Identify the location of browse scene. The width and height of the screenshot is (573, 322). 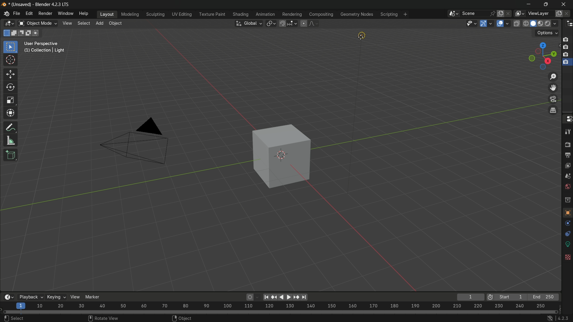
(454, 14).